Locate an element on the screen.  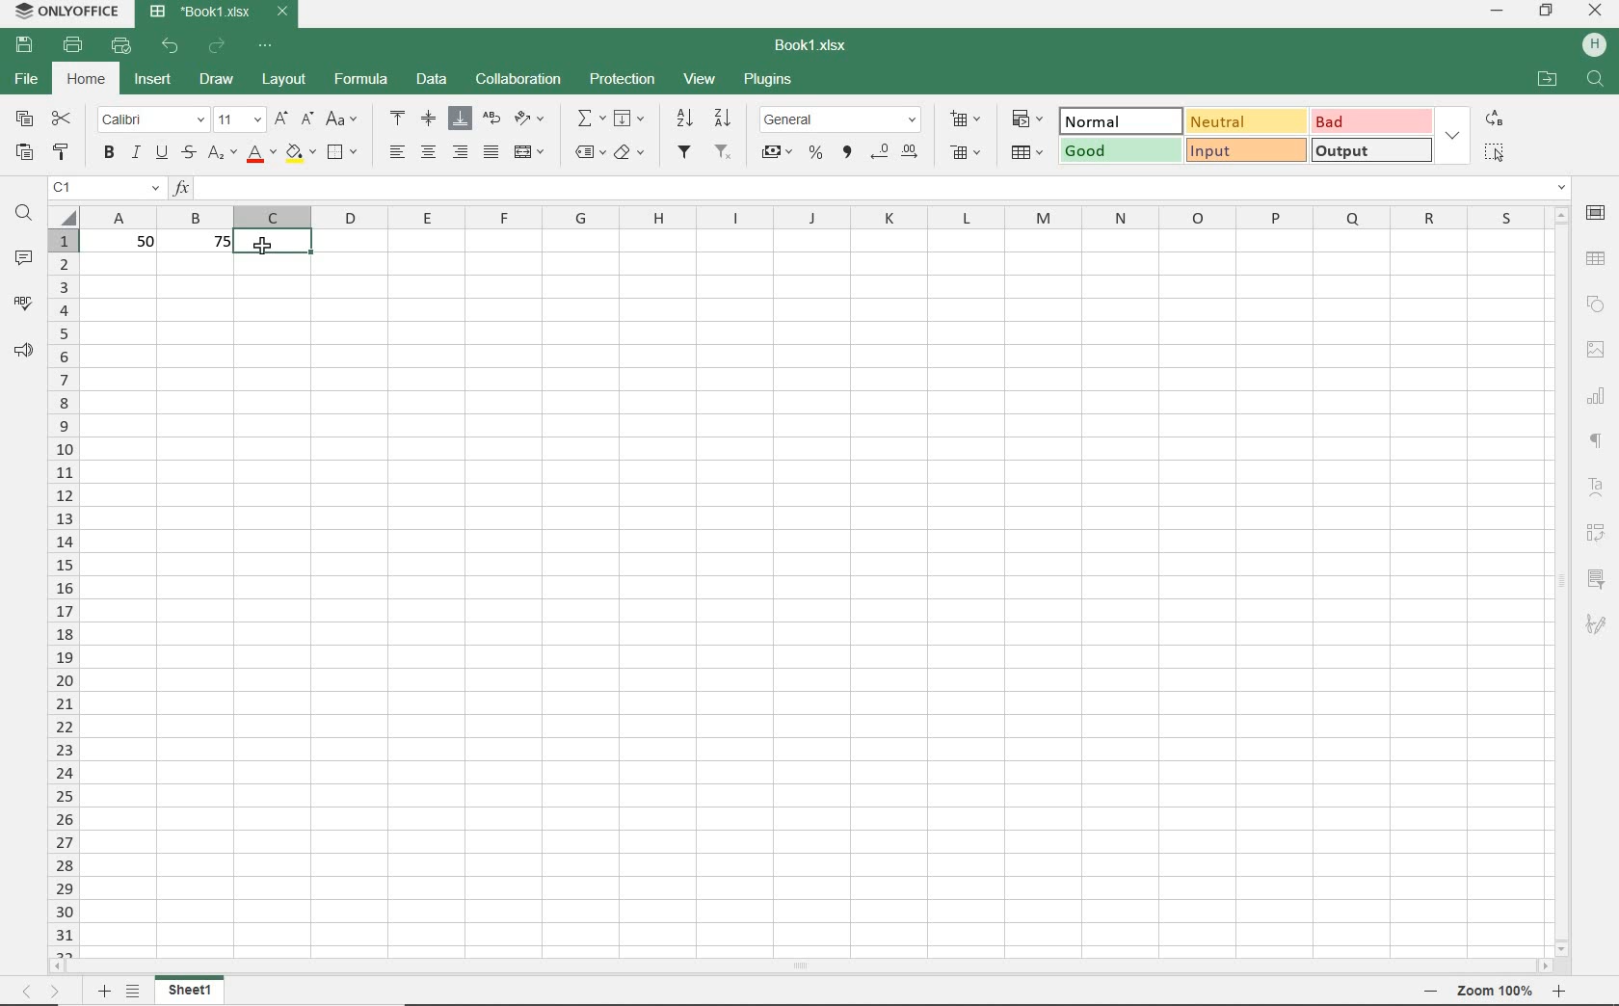
table is located at coordinates (1597, 259).